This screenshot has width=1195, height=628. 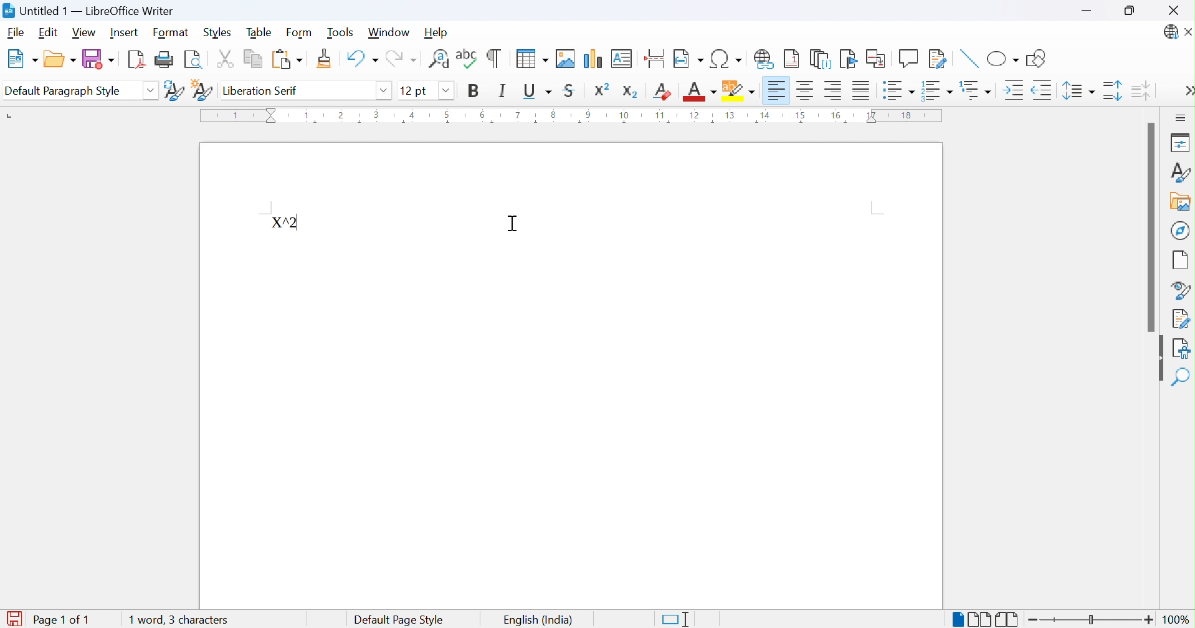 I want to click on Zoom out, so click(x=1033, y=622).